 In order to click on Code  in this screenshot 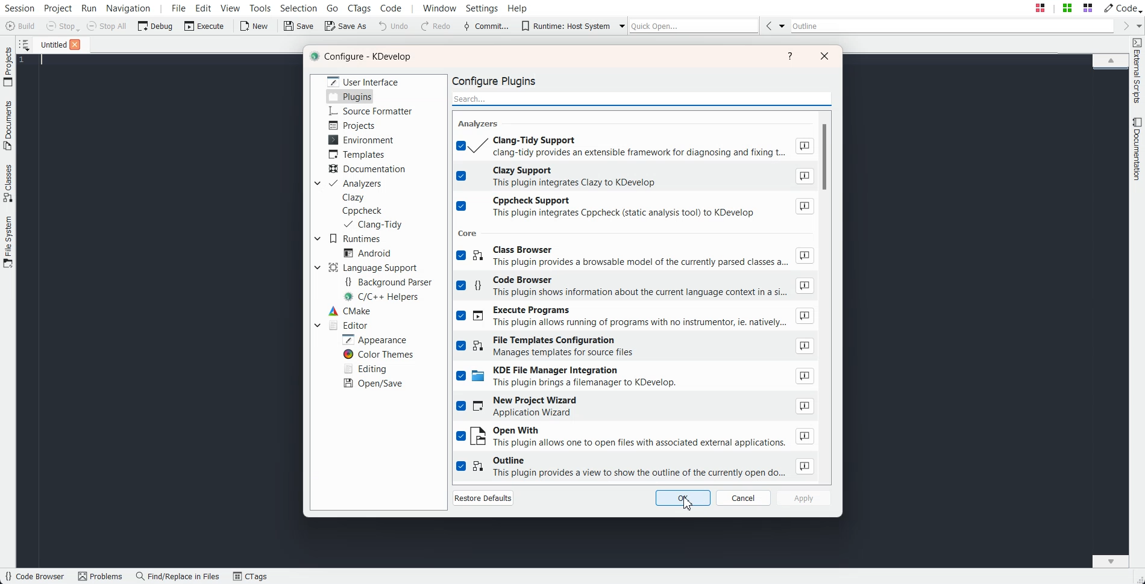, I will do `click(1121, 7)`.